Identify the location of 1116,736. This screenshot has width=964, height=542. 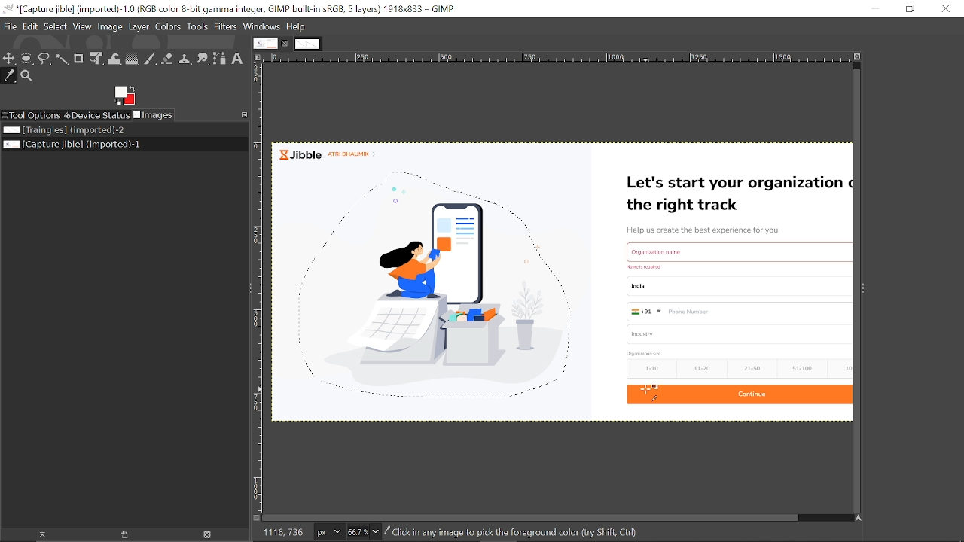
(282, 532).